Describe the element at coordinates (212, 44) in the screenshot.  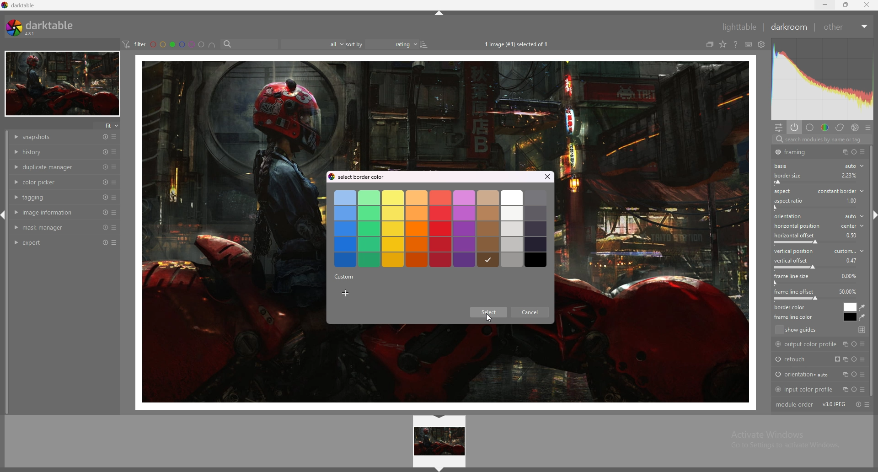
I see `images having all selected color labels` at that location.